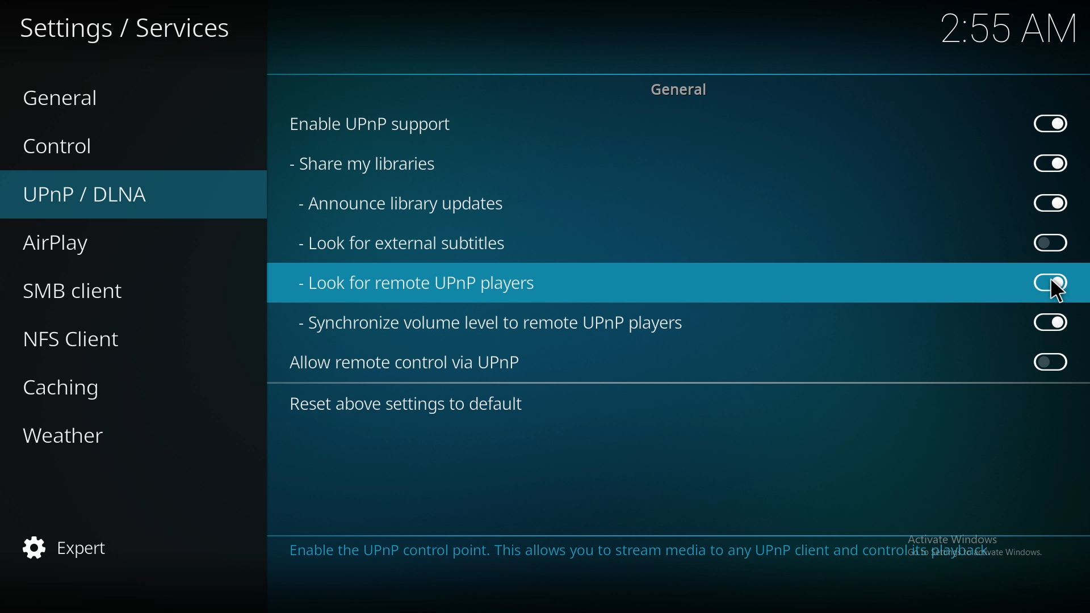 The height and width of the screenshot is (613, 1090). Describe the element at coordinates (78, 95) in the screenshot. I see `general` at that location.